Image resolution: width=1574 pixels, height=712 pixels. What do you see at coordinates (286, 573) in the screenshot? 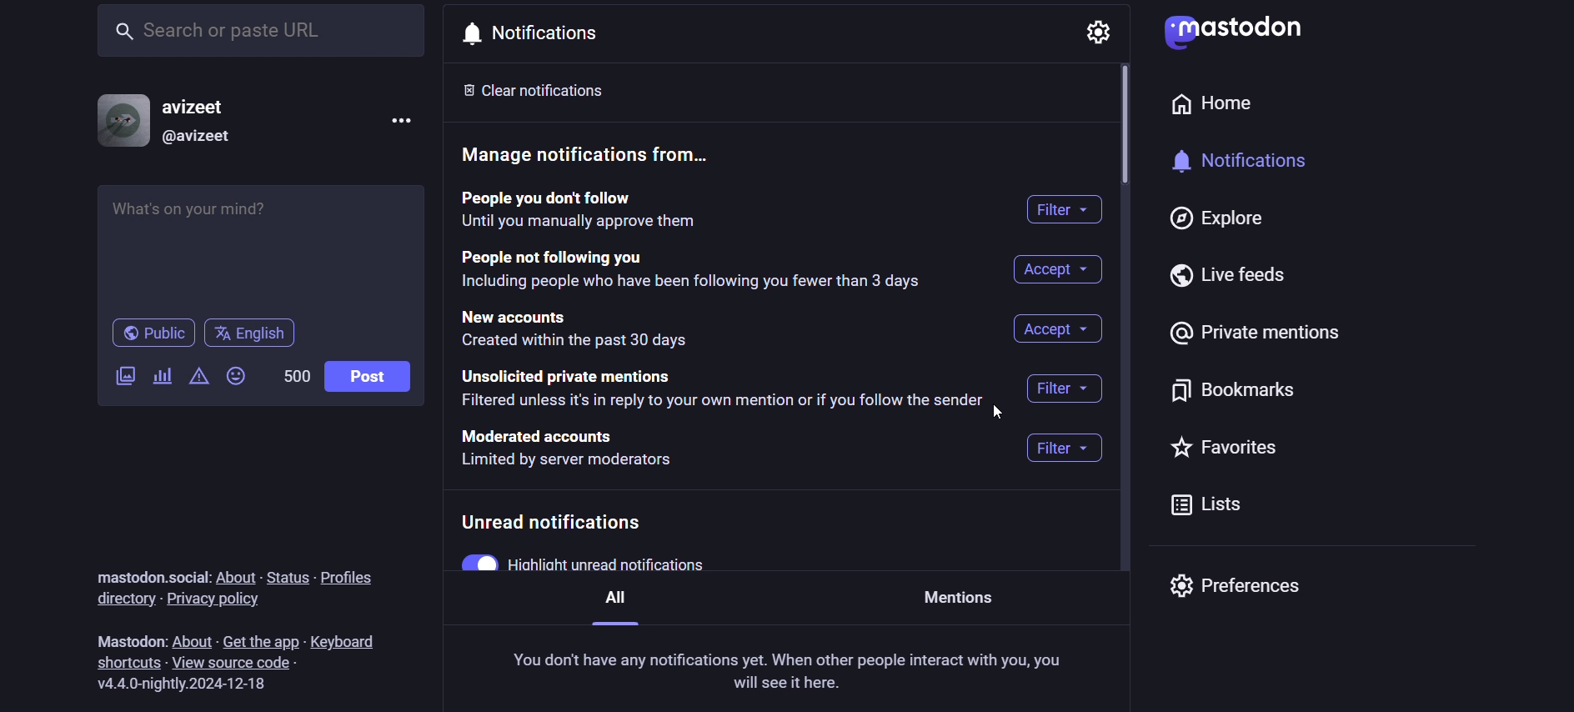
I see `status` at bounding box center [286, 573].